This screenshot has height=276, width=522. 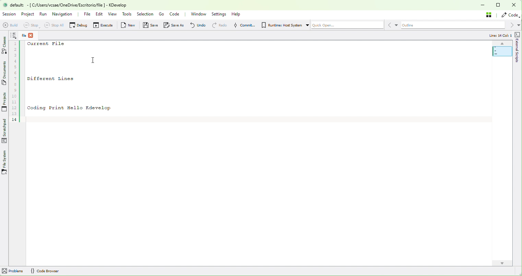 What do you see at coordinates (29, 25) in the screenshot?
I see `Stop` at bounding box center [29, 25].